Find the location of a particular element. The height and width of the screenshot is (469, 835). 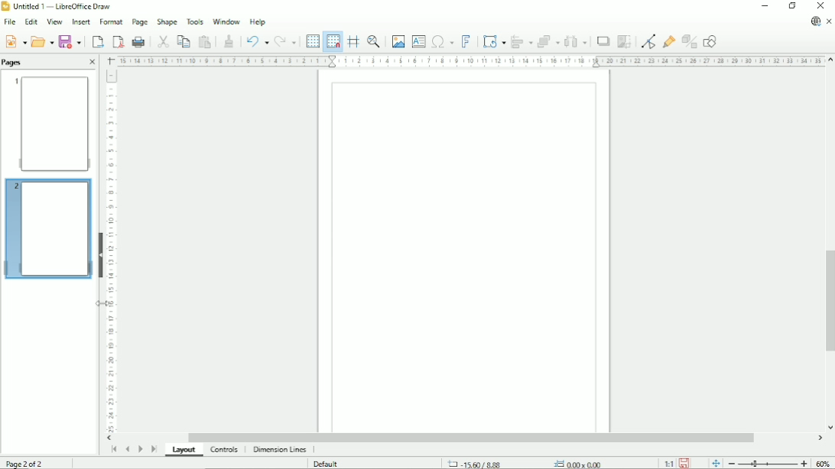

Open is located at coordinates (42, 40).